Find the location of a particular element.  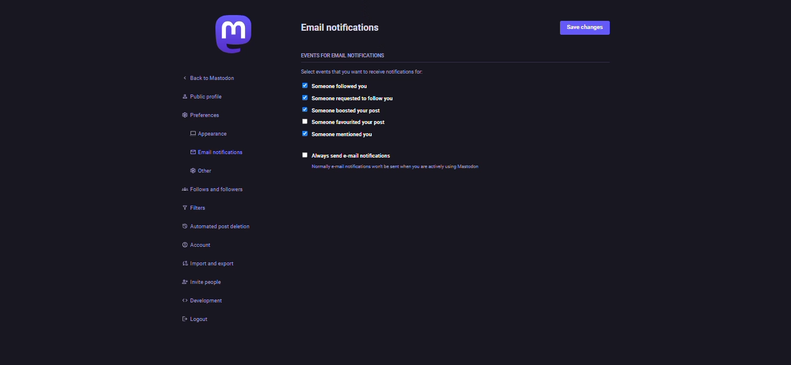

select events is located at coordinates (365, 72).